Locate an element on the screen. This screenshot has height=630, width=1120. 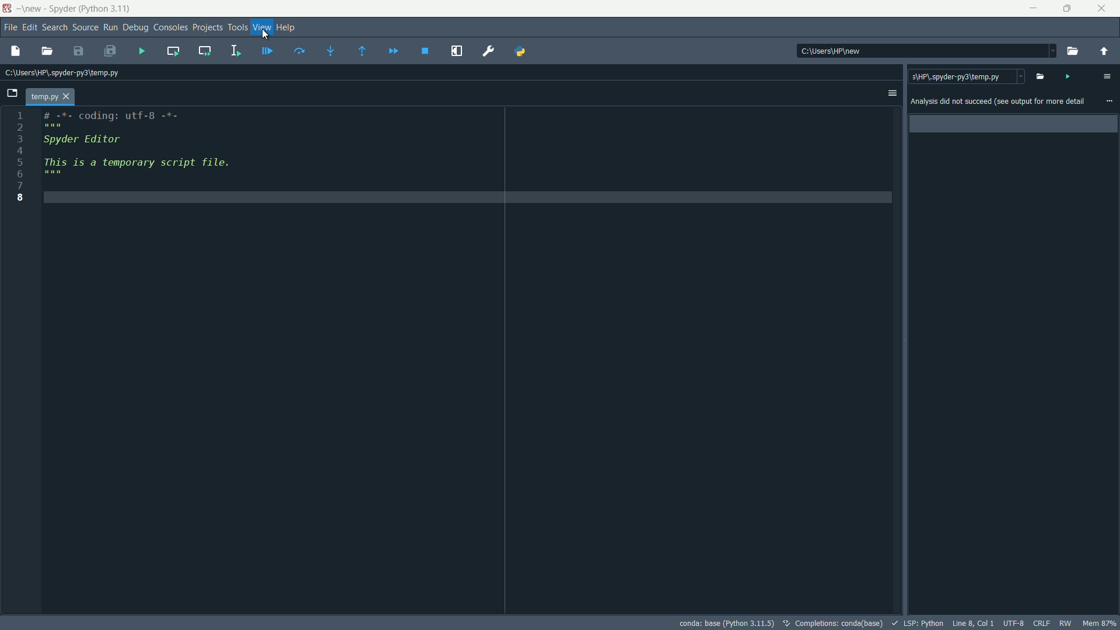
project menu is located at coordinates (208, 27).